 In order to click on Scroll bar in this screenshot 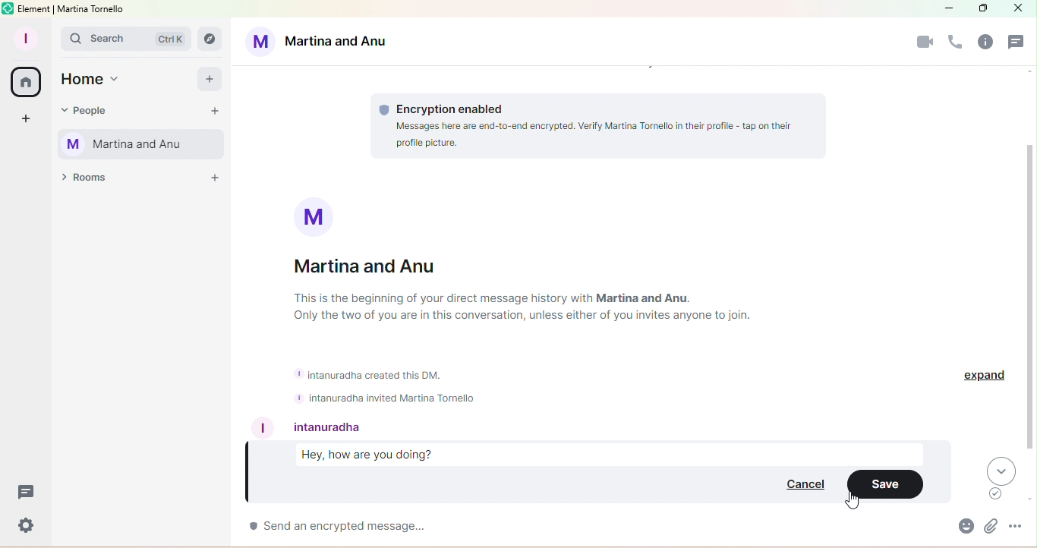, I will do `click(1031, 300)`.